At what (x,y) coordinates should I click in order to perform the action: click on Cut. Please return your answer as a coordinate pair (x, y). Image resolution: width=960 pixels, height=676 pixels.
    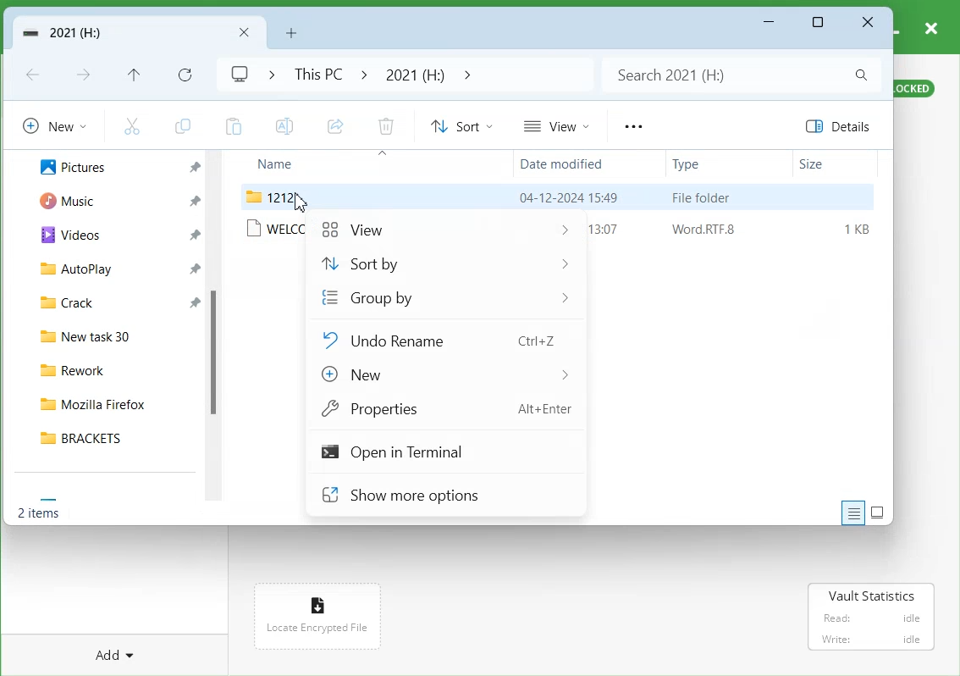
    Looking at the image, I should click on (131, 125).